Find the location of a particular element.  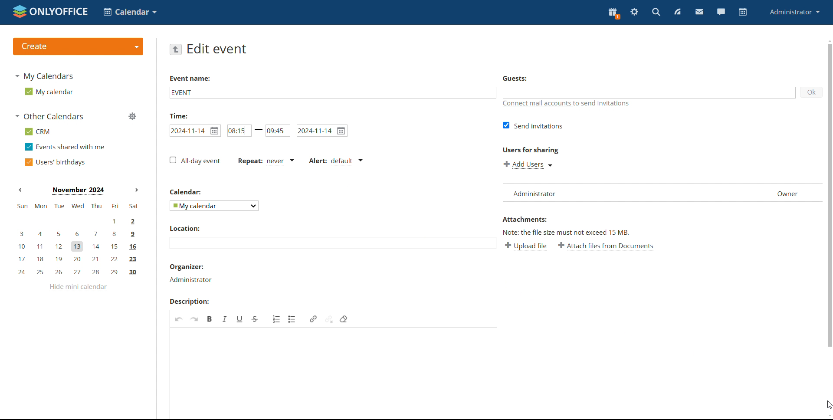

cursor is located at coordinates (828, 405).